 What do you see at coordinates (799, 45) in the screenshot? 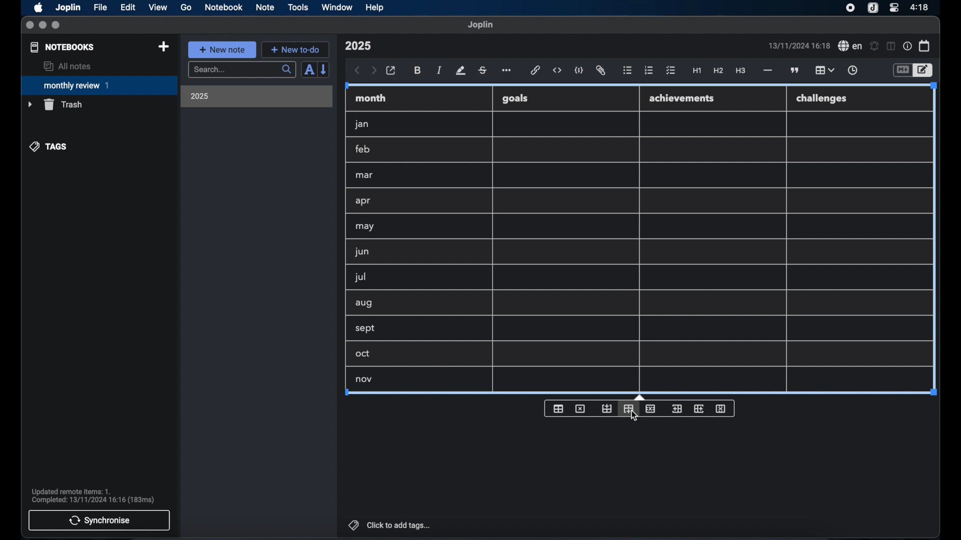
I see `date` at bounding box center [799, 45].